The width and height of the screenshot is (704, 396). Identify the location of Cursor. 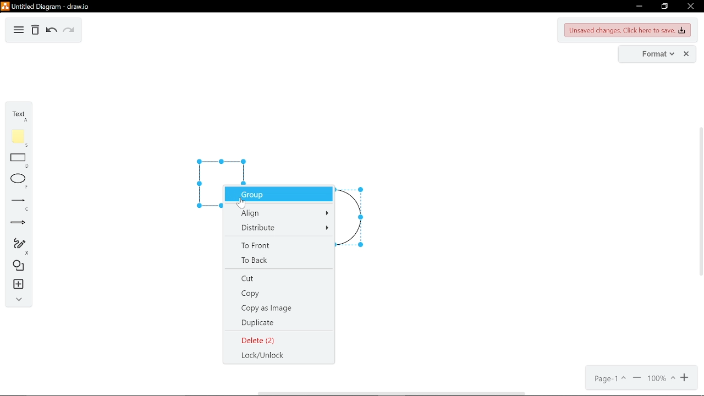
(242, 204).